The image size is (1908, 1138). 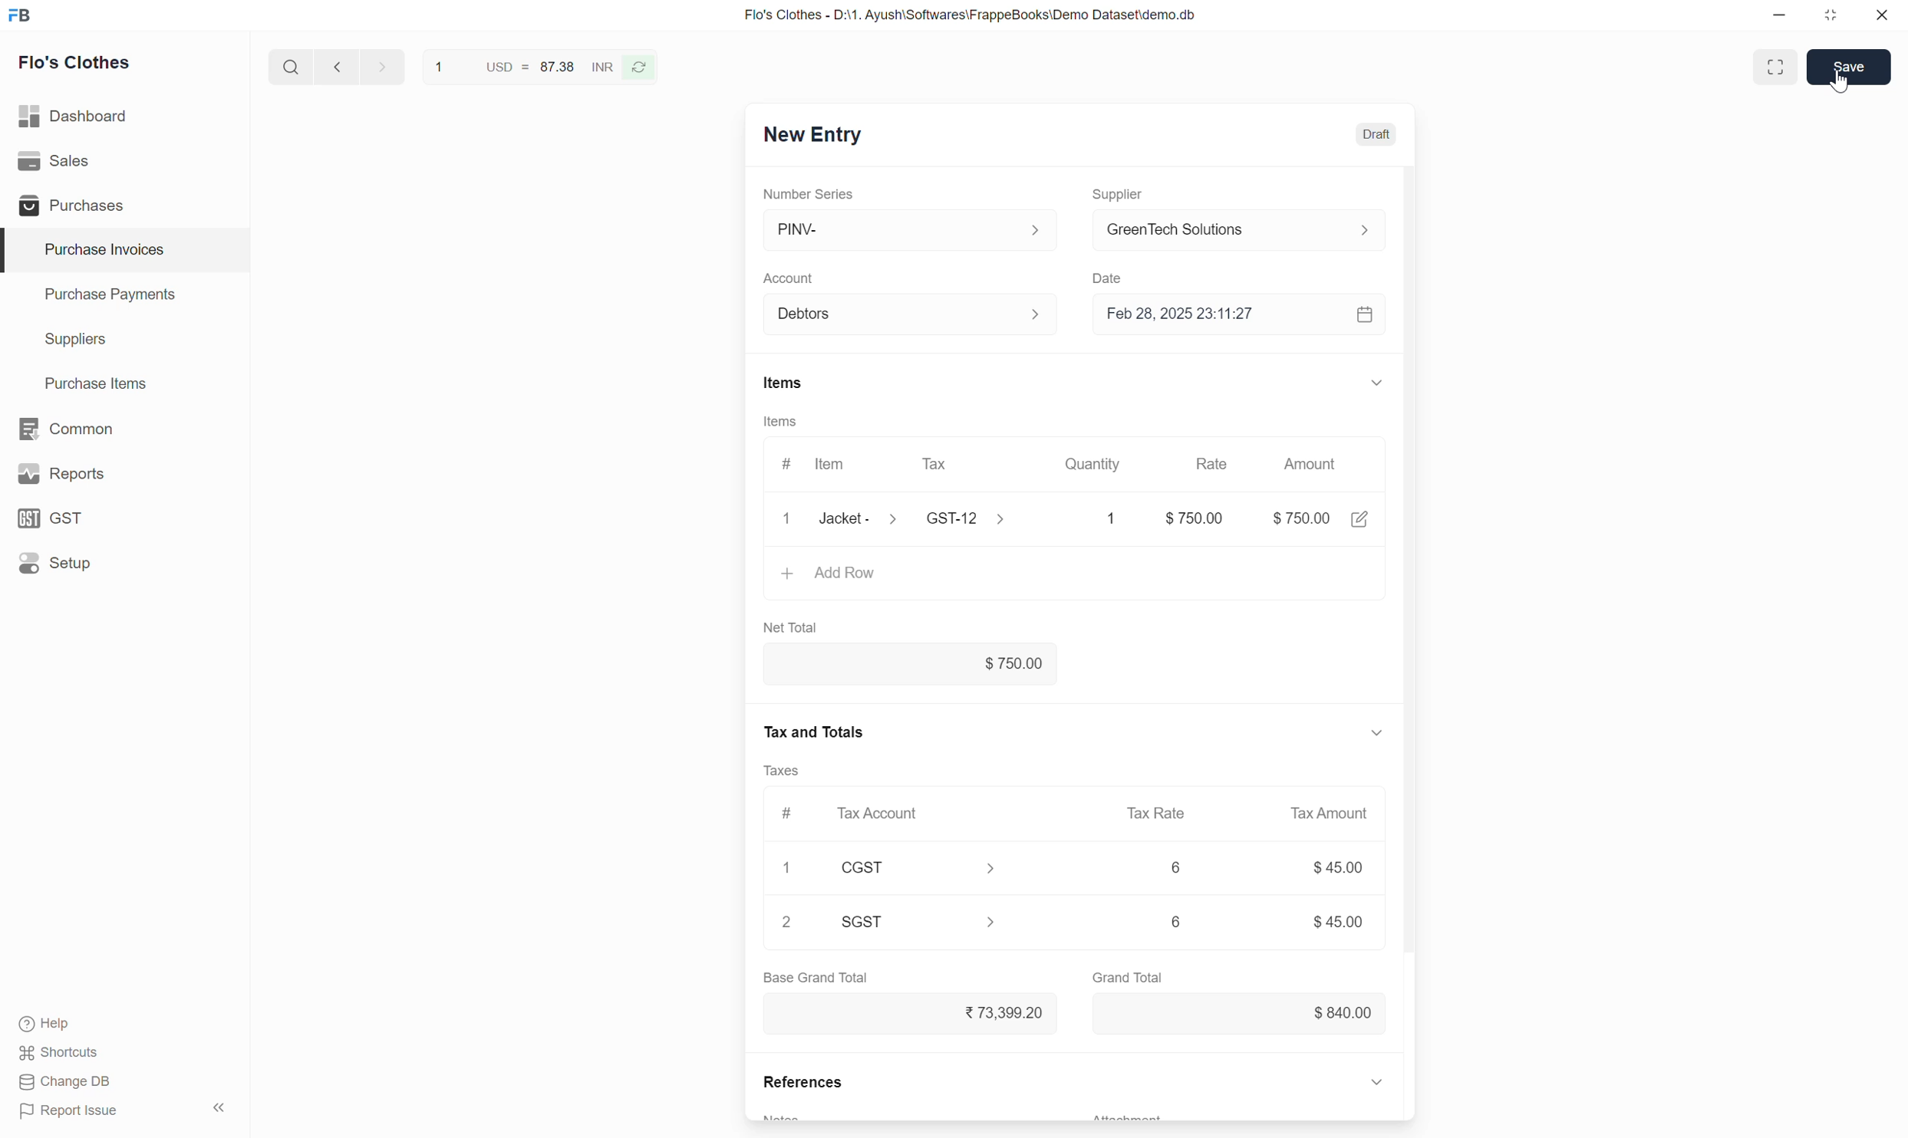 What do you see at coordinates (384, 66) in the screenshot?
I see `Next` at bounding box center [384, 66].